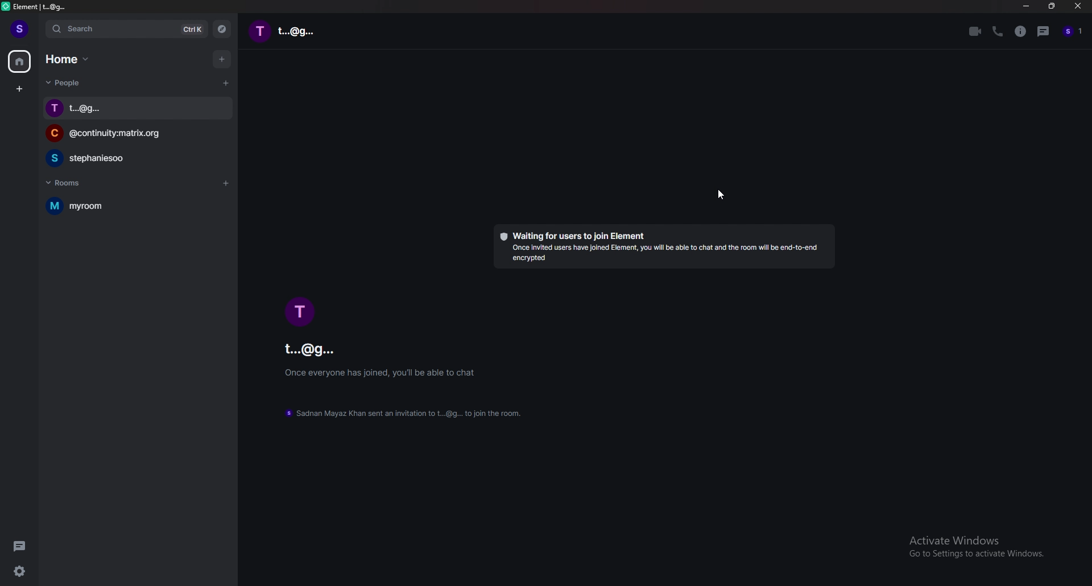  What do you see at coordinates (68, 82) in the screenshot?
I see `people` at bounding box center [68, 82].